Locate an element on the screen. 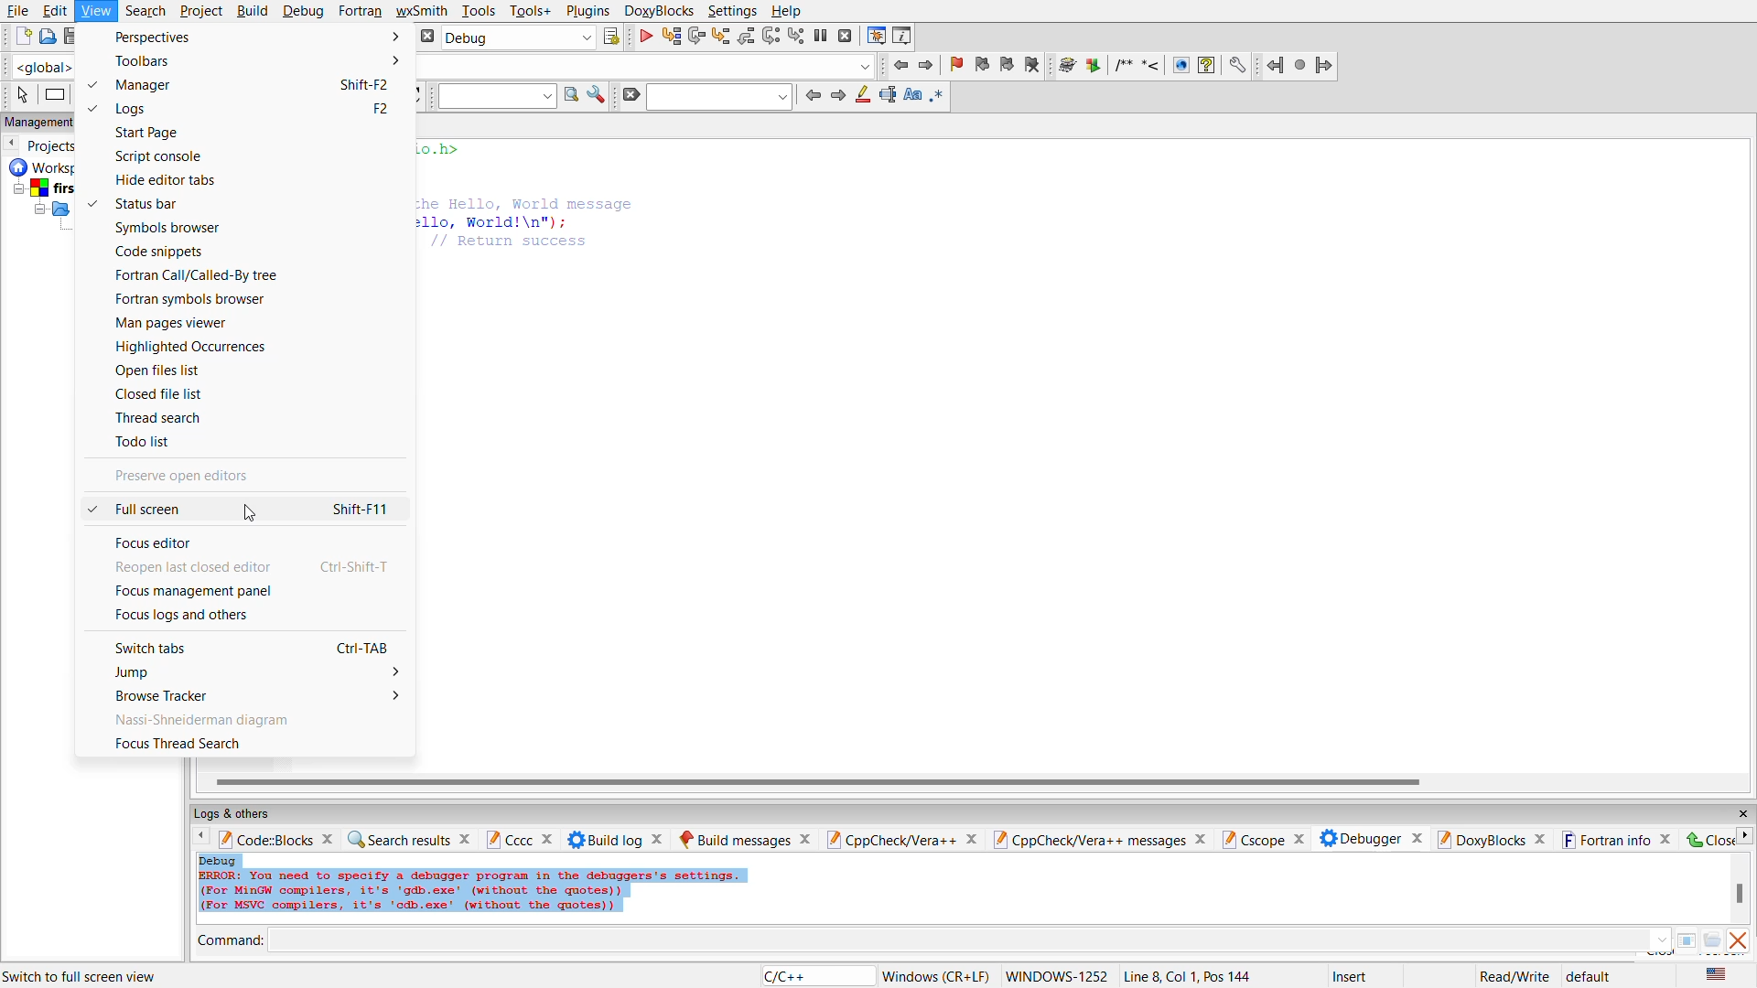 Image resolution: width=1757 pixels, height=988 pixels. focus logs and others is located at coordinates (193, 617).